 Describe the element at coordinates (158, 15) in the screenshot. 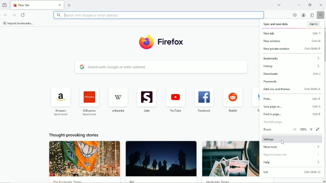

I see `search with Google or enter address` at that location.